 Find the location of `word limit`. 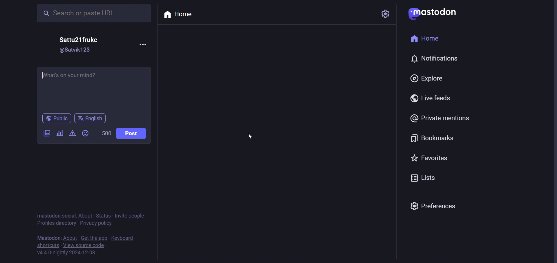

word limit is located at coordinates (106, 134).